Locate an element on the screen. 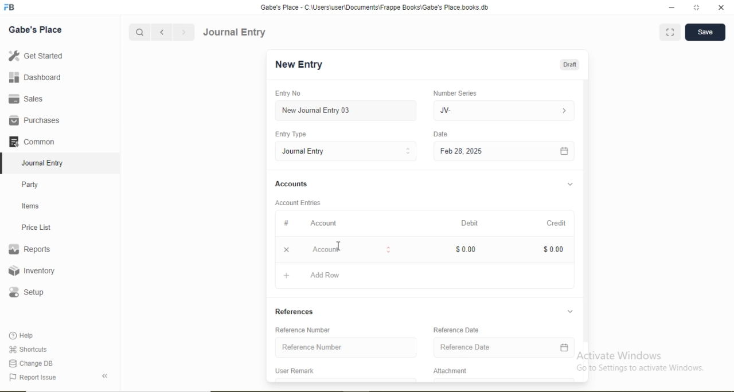 Image resolution: width=734 pixels, height=392 pixels. Account Entries is located at coordinates (297, 203).